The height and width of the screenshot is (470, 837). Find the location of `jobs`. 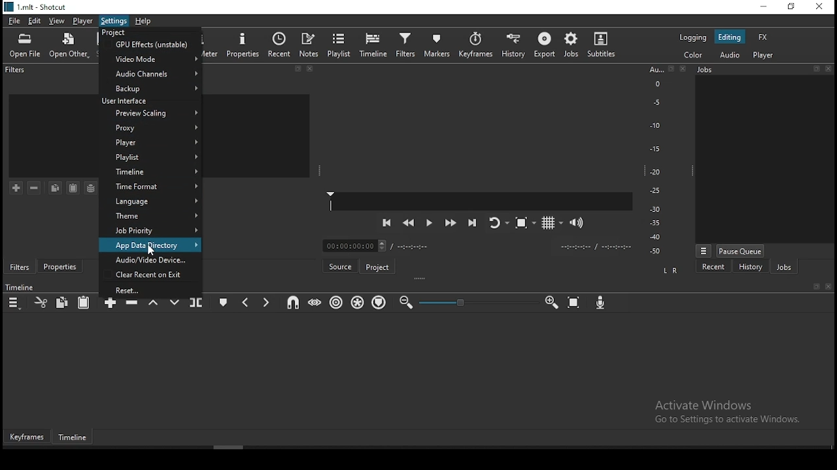

jobs is located at coordinates (570, 45).